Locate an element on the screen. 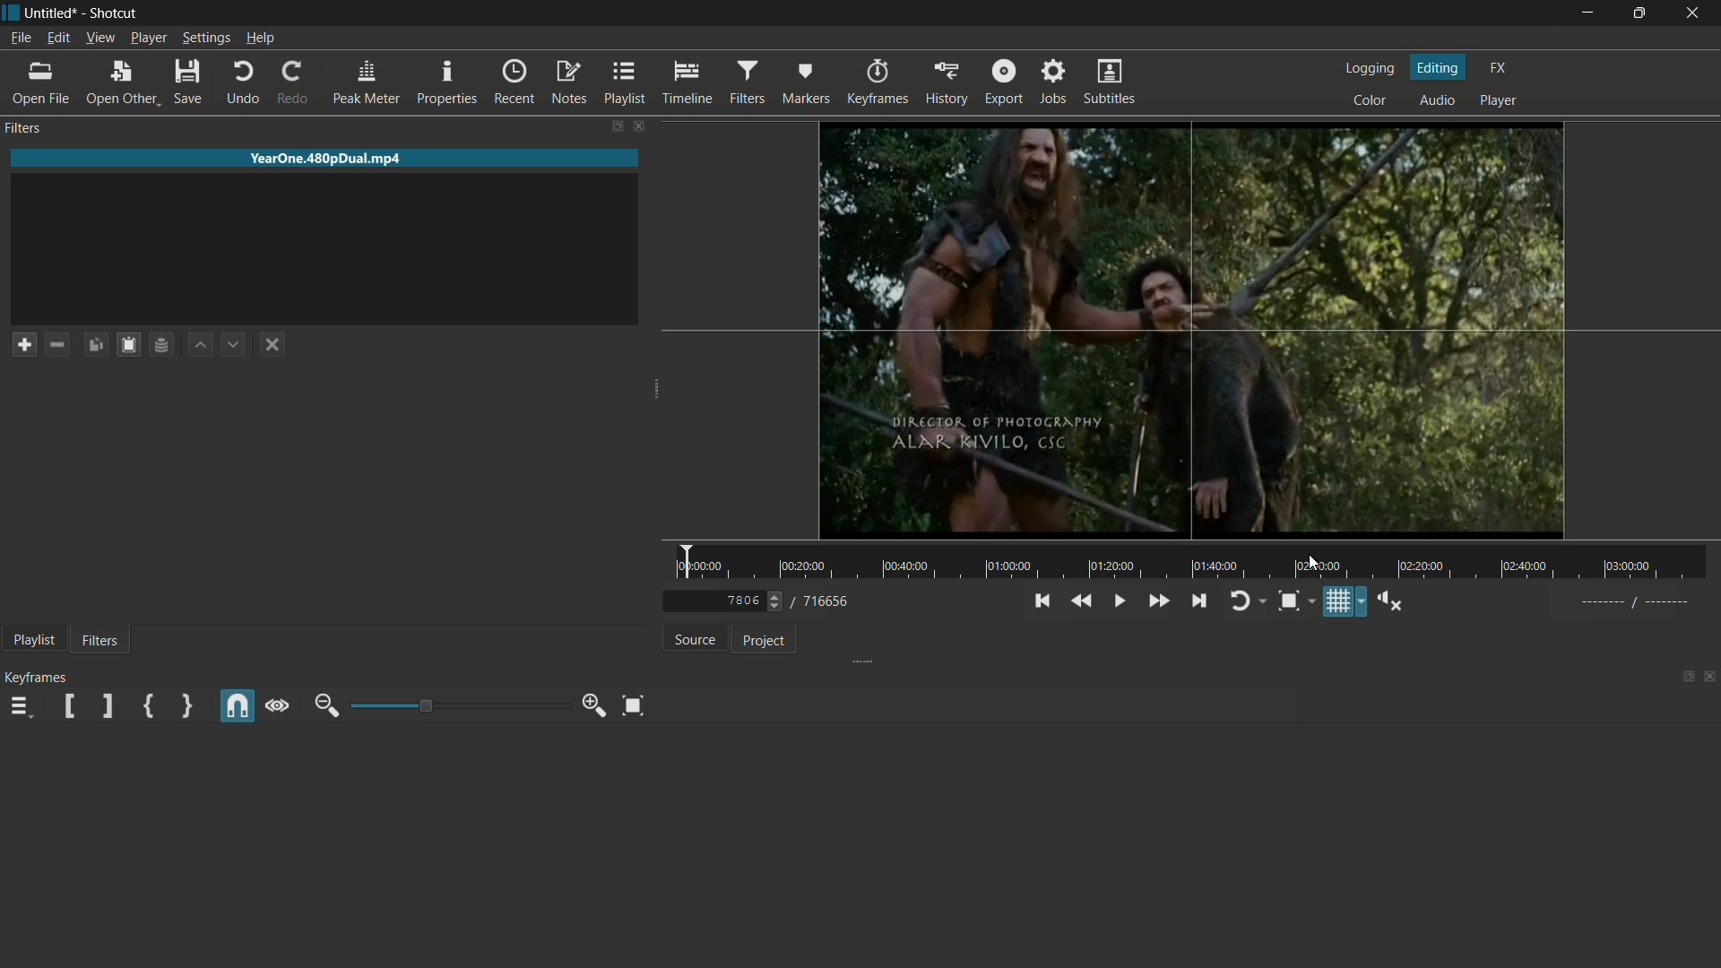 The height and width of the screenshot is (968, 1721). toggle grid is located at coordinates (1335, 601).